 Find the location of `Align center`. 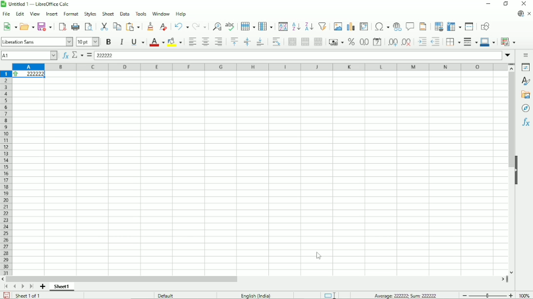

Align center is located at coordinates (205, 42).